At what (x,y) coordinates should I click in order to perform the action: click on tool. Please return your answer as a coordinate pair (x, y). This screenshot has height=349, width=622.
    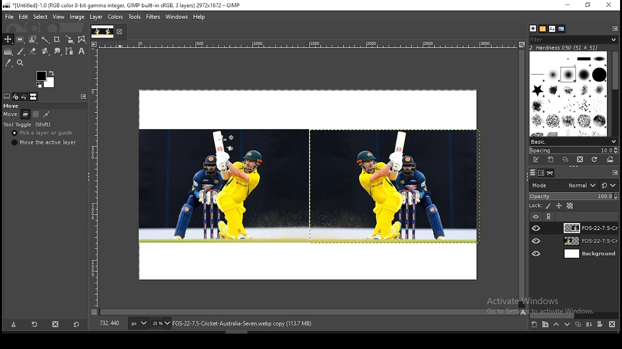
    Looking at the image, I should click on (550, 217).